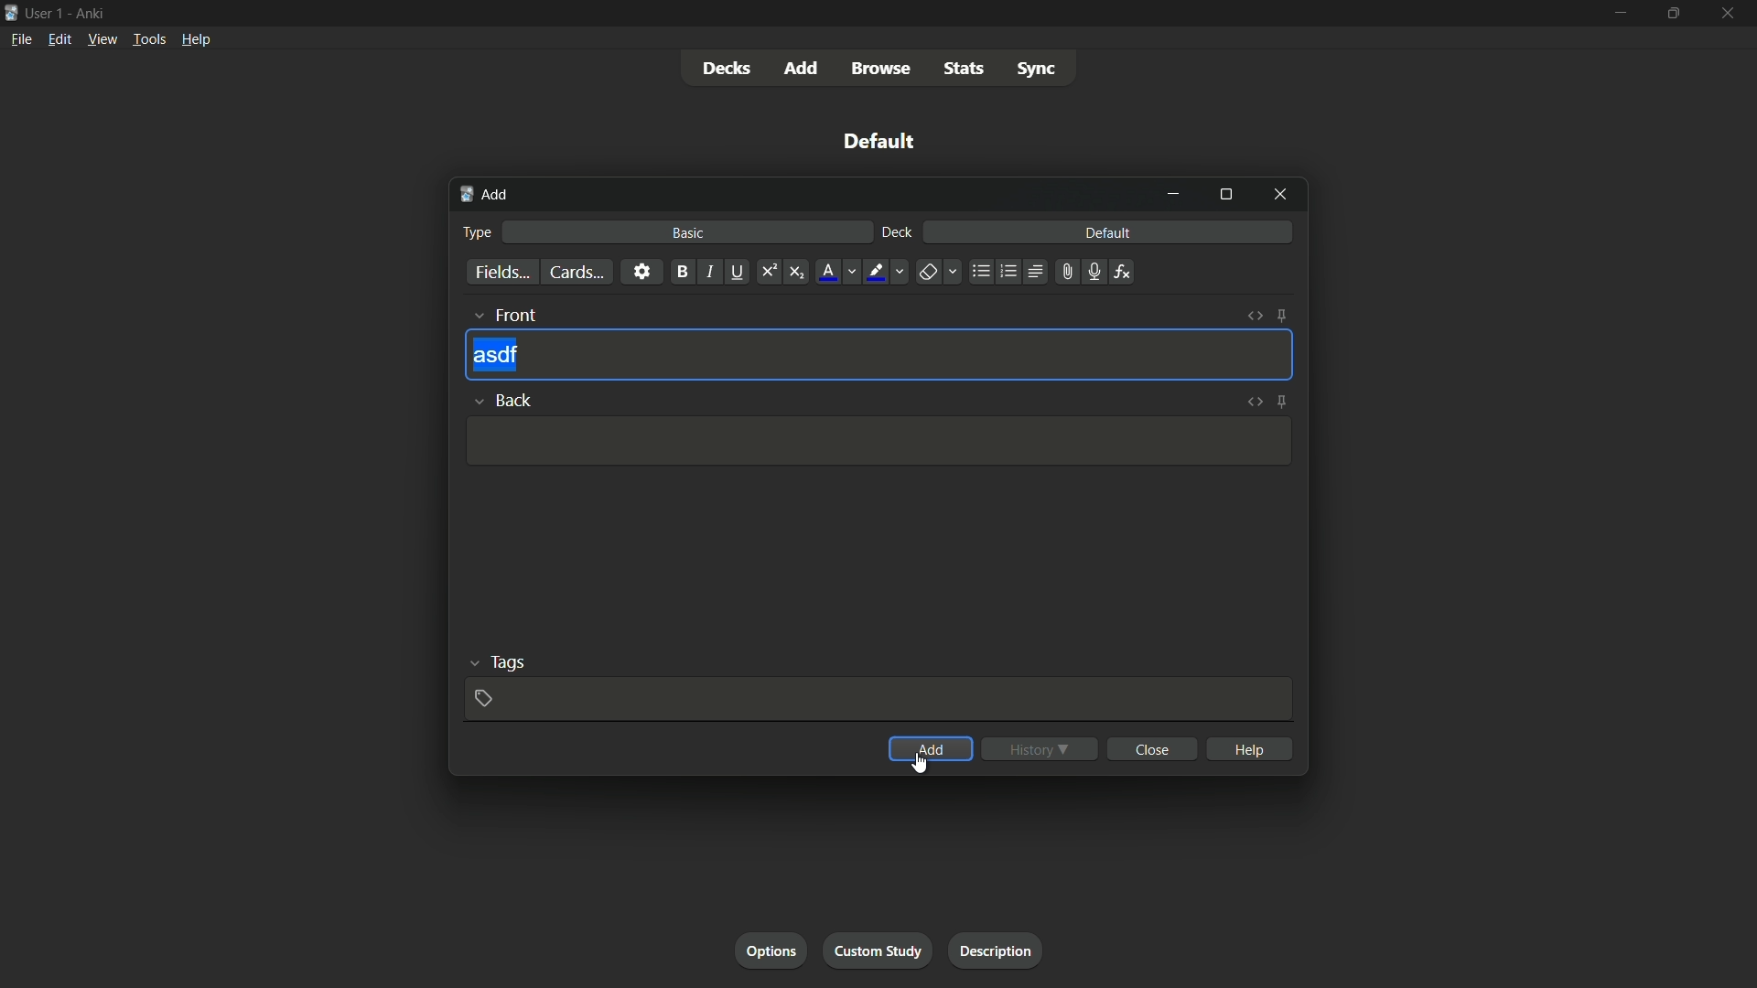 The width and height of the screenshot is (1757, 988). I want to click on browse, so click(881, 69).